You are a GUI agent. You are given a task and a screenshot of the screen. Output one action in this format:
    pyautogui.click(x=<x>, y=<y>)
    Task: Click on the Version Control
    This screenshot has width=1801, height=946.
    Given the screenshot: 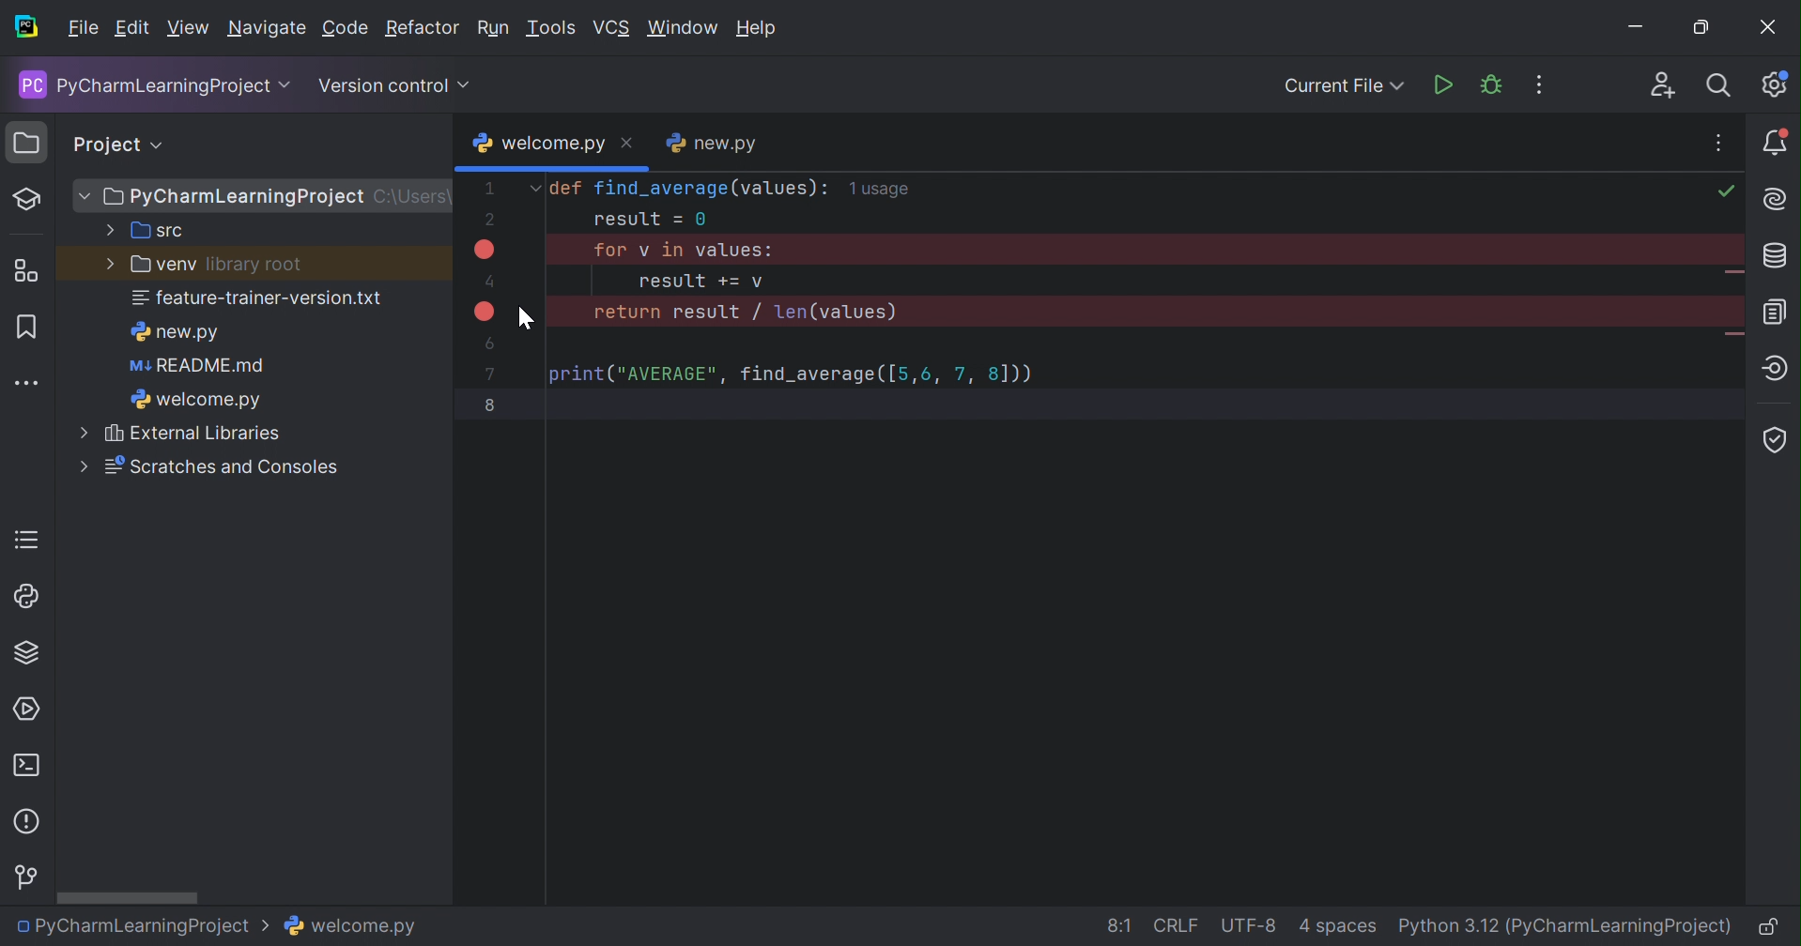 What is the action you would take?
    pyautogui.click(x=391, y=88)
    